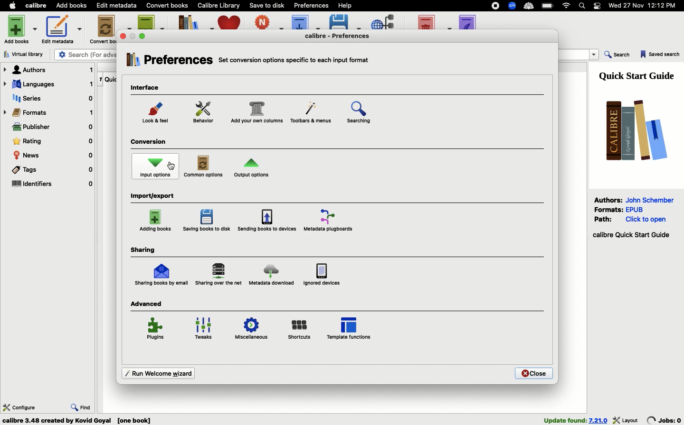  What do you see at coordinates (595, 55) in the screenshot?
I see `dropdown` at bounding box center [595, 55].